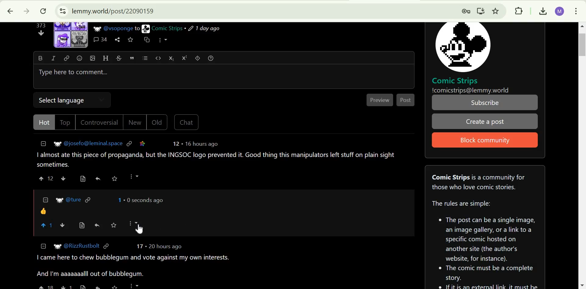 The width and height of the screenshot is (586, 289). What do you see at coordinates (100, 40) in the screenshot?
I see `34 comments` at bounding box center [100, 40].